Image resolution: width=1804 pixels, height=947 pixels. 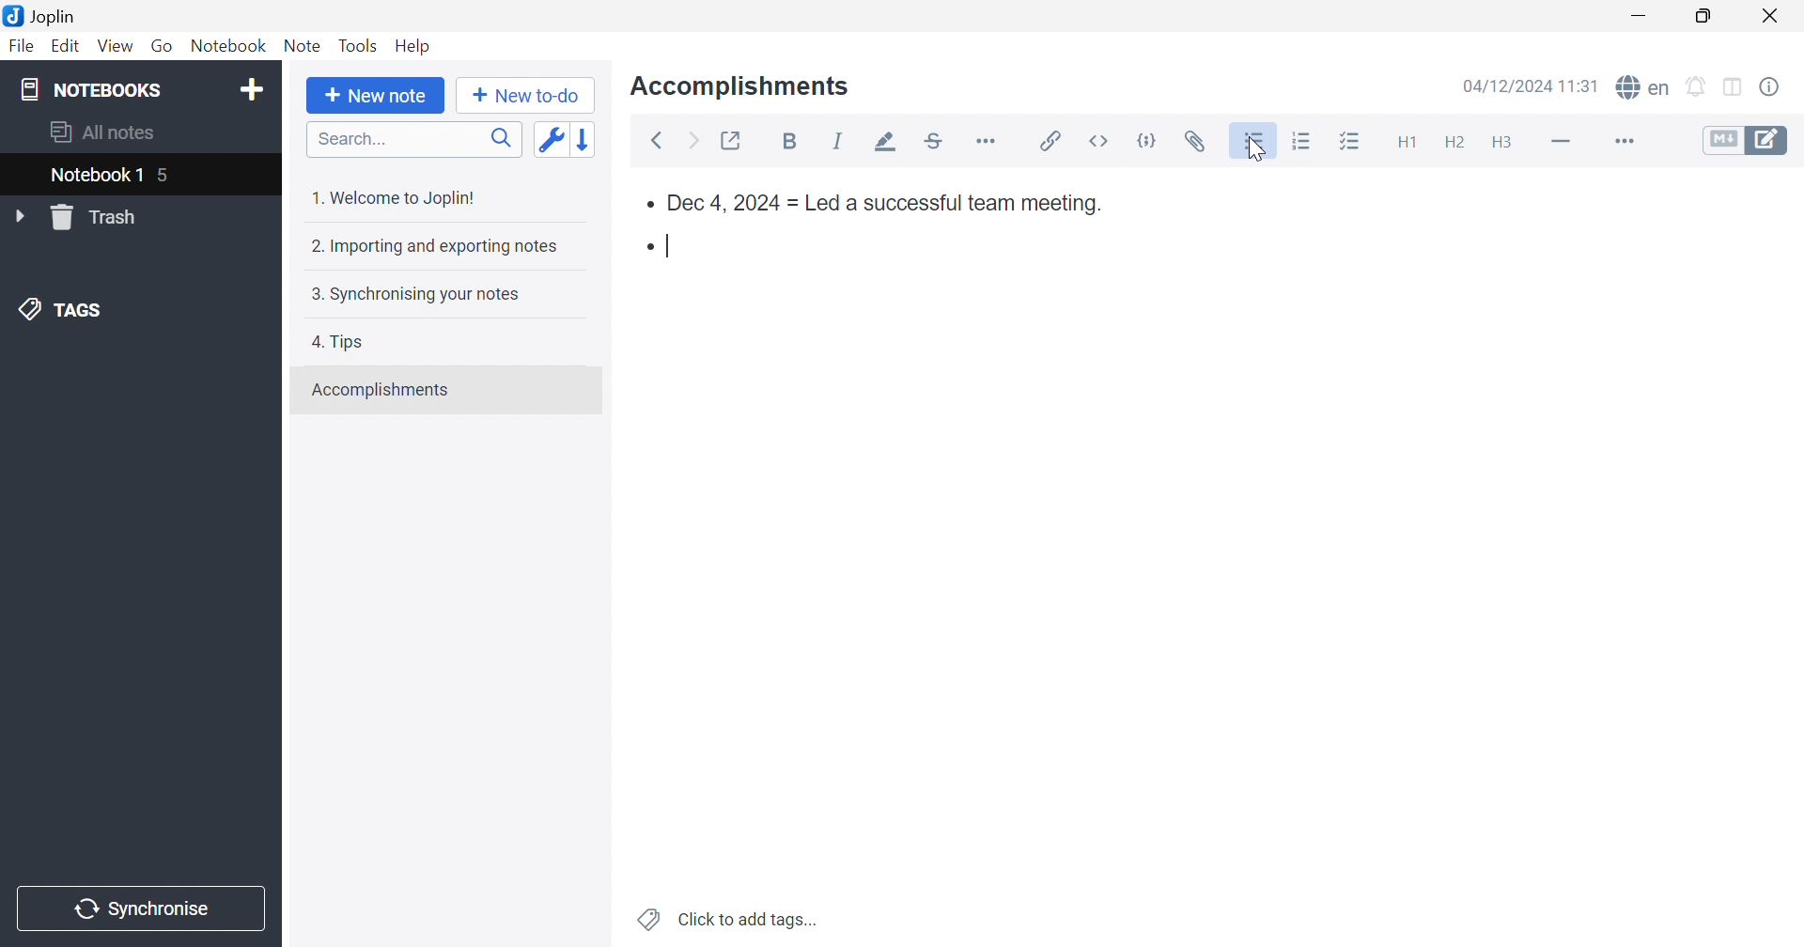 I want to click on Drop Down, so click(x=20, y=215).